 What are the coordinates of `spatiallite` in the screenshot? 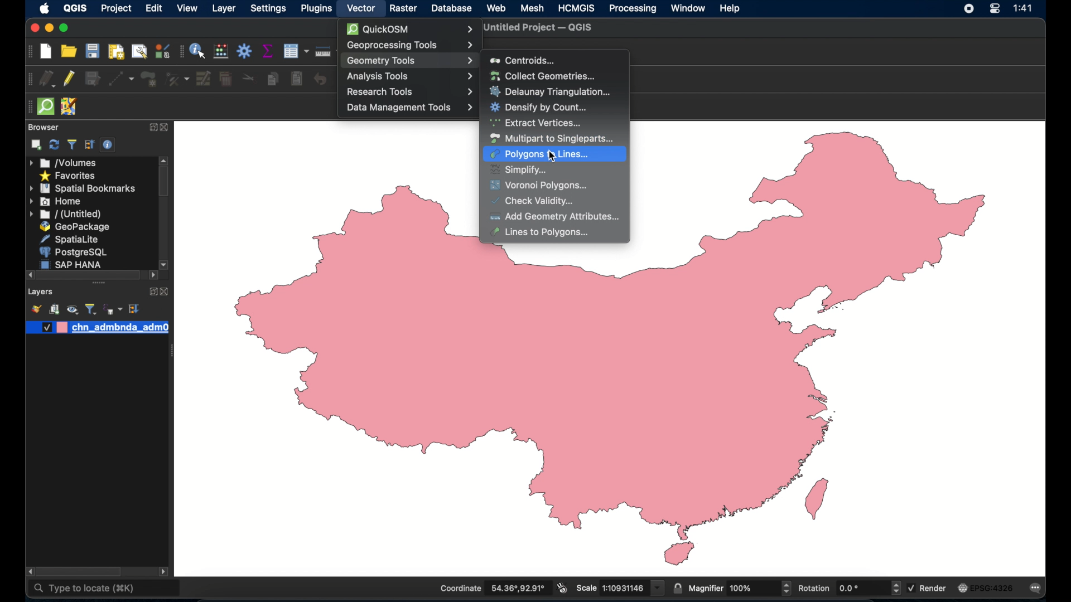 It's located at (68, 239).